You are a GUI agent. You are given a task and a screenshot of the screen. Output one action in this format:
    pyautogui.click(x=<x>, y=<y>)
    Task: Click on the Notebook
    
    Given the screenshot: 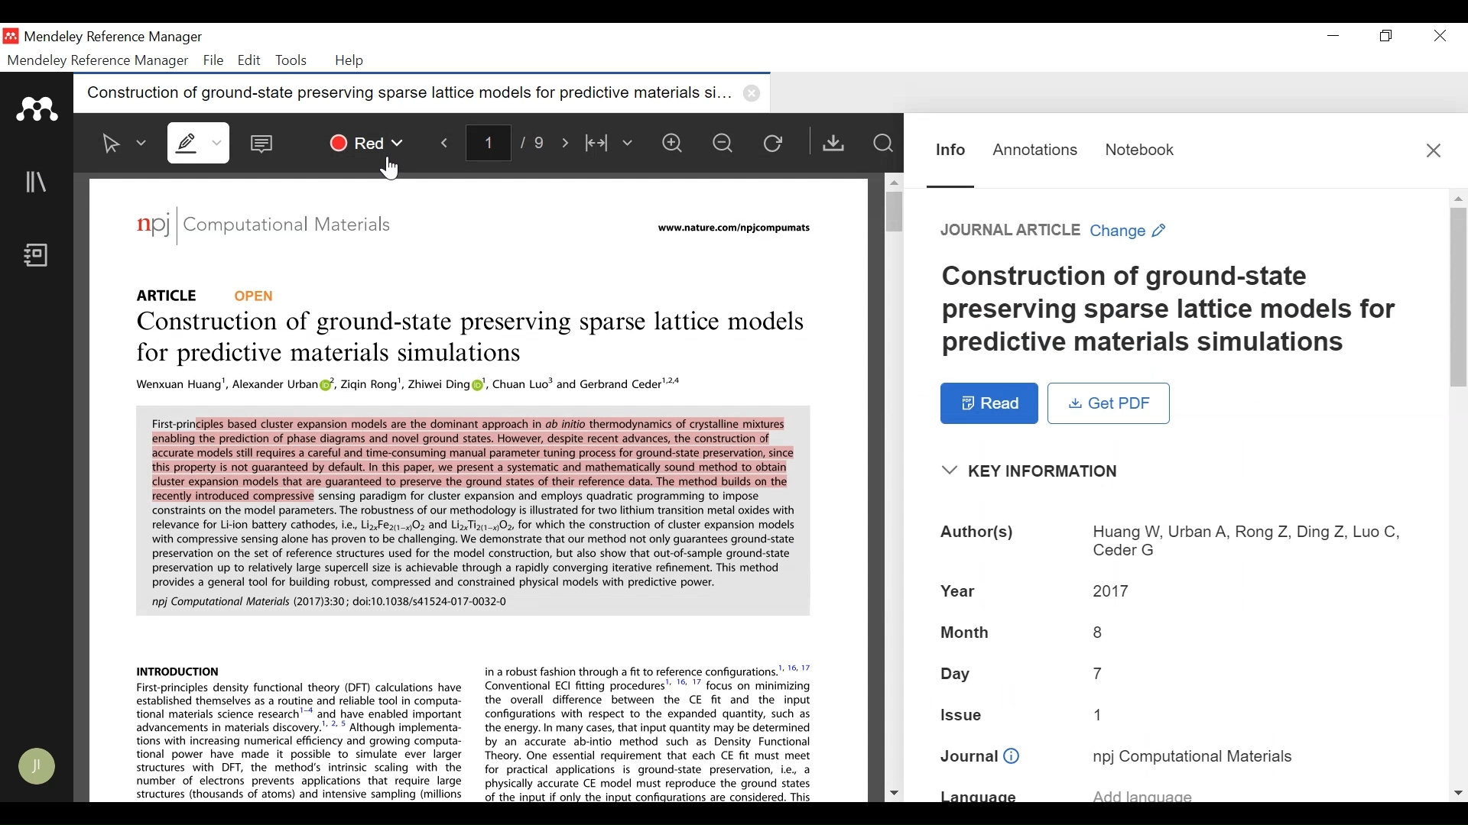 What is the action you would take?
    pyautogui.click(x=1148, y=153)
    